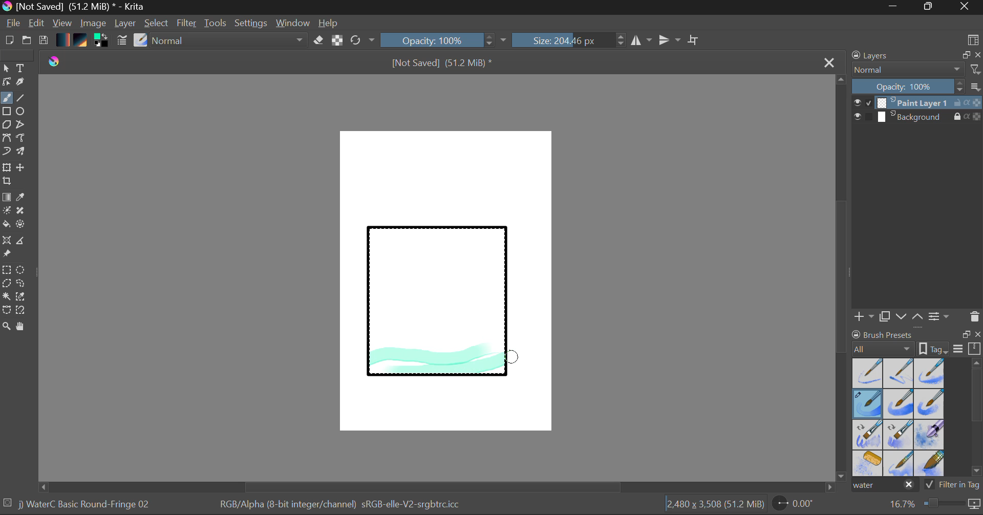  I want to click on Water C - Wide Area, so click(931, 464).